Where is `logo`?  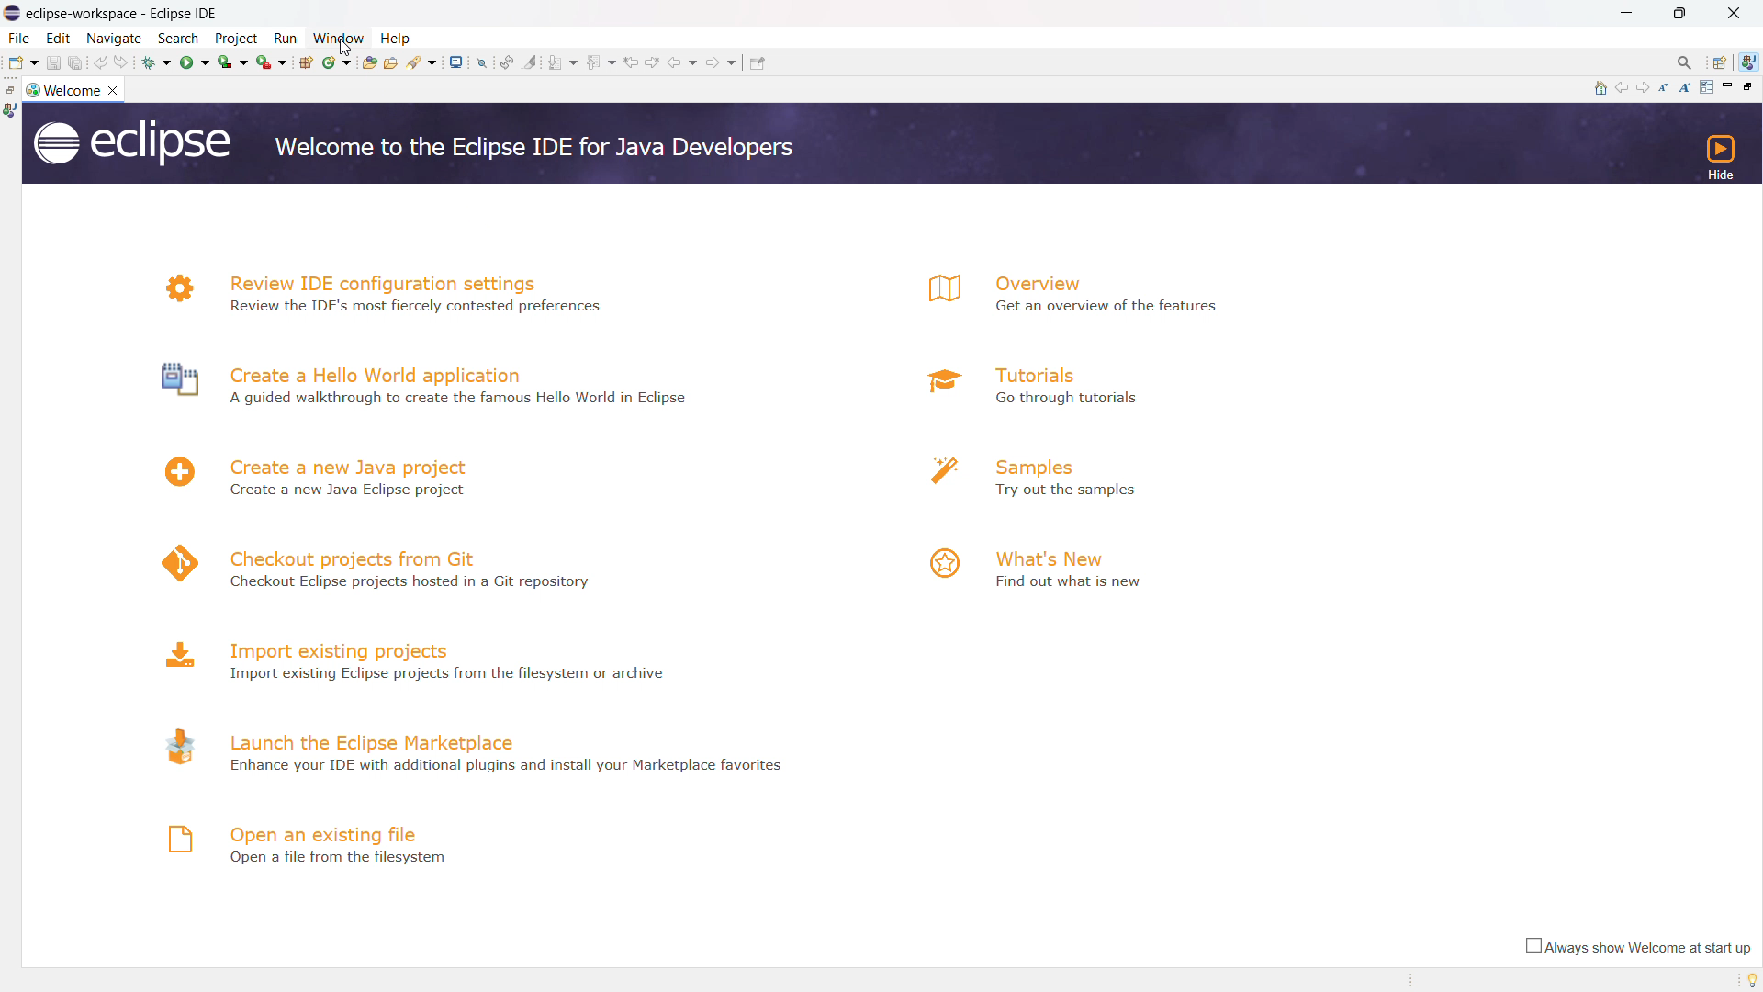 logo is located at coordinates (935, 382).